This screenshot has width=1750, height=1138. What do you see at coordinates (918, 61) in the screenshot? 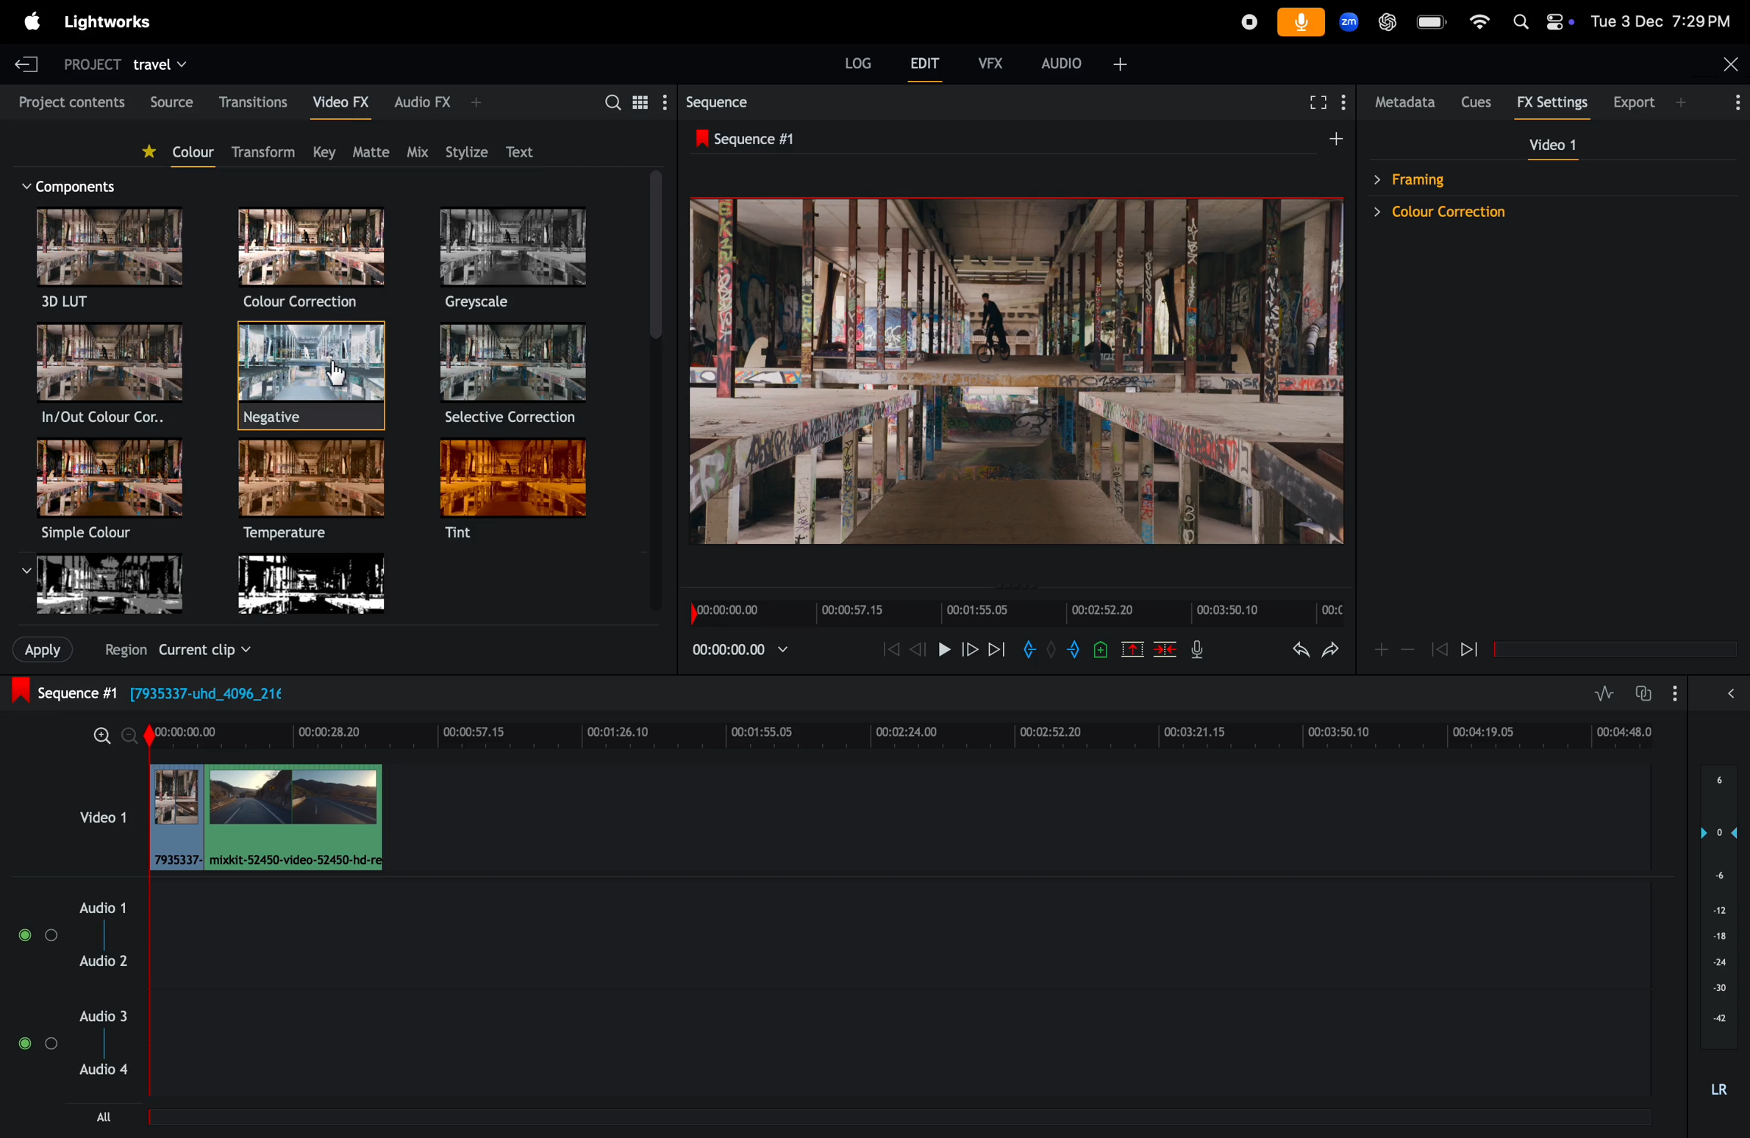
I see `Edit` at bounding box center [918, 61].